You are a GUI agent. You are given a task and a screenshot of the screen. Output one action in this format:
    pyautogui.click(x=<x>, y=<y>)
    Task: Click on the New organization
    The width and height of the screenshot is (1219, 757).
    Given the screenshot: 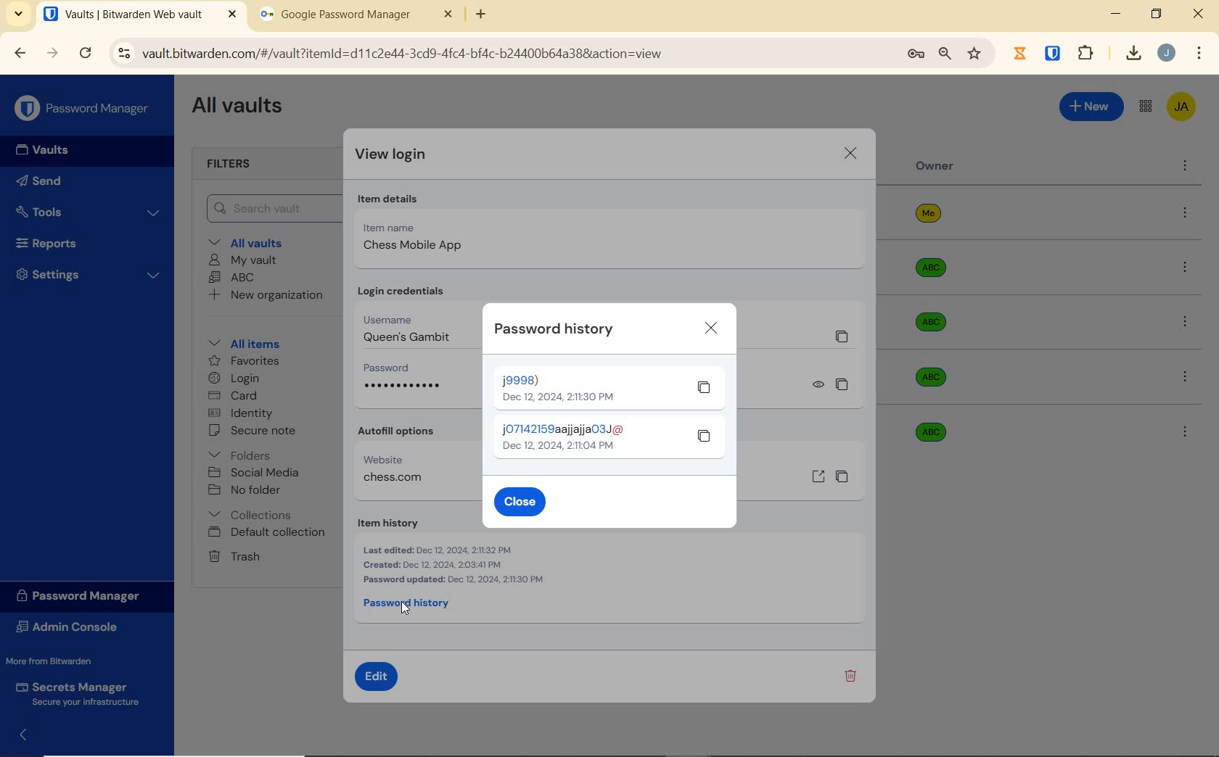 What is the action you would take?
    pyautogui.click(x=268, y=297)
    